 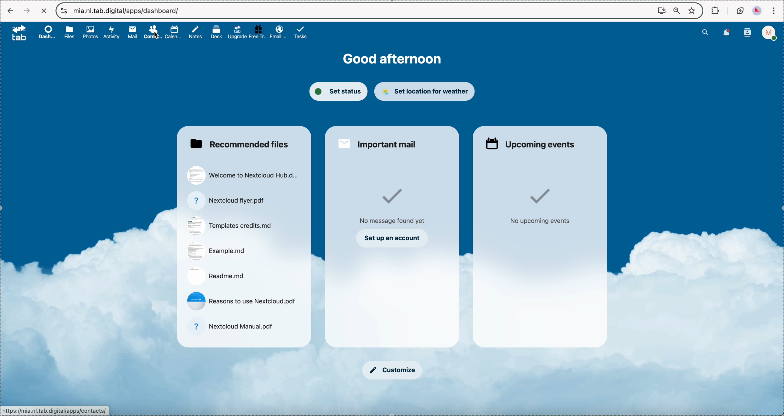 What do you see at coordinates (234, 325) in the screenshot?
I see `file` at bounding box center [234, 325].